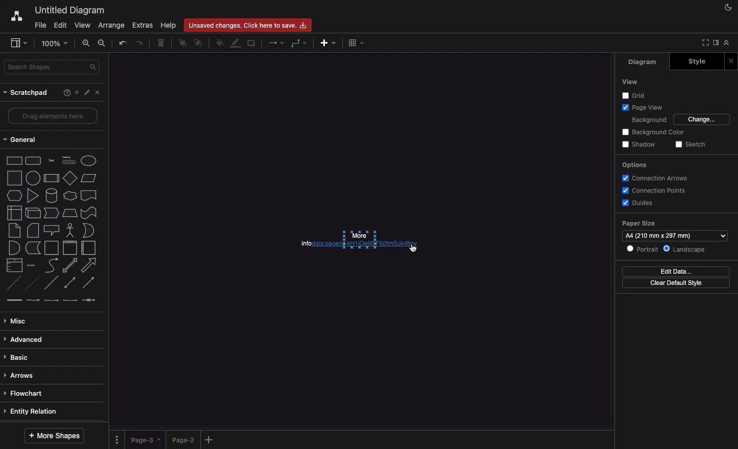  I want to click on Heading, so click(70, 159).